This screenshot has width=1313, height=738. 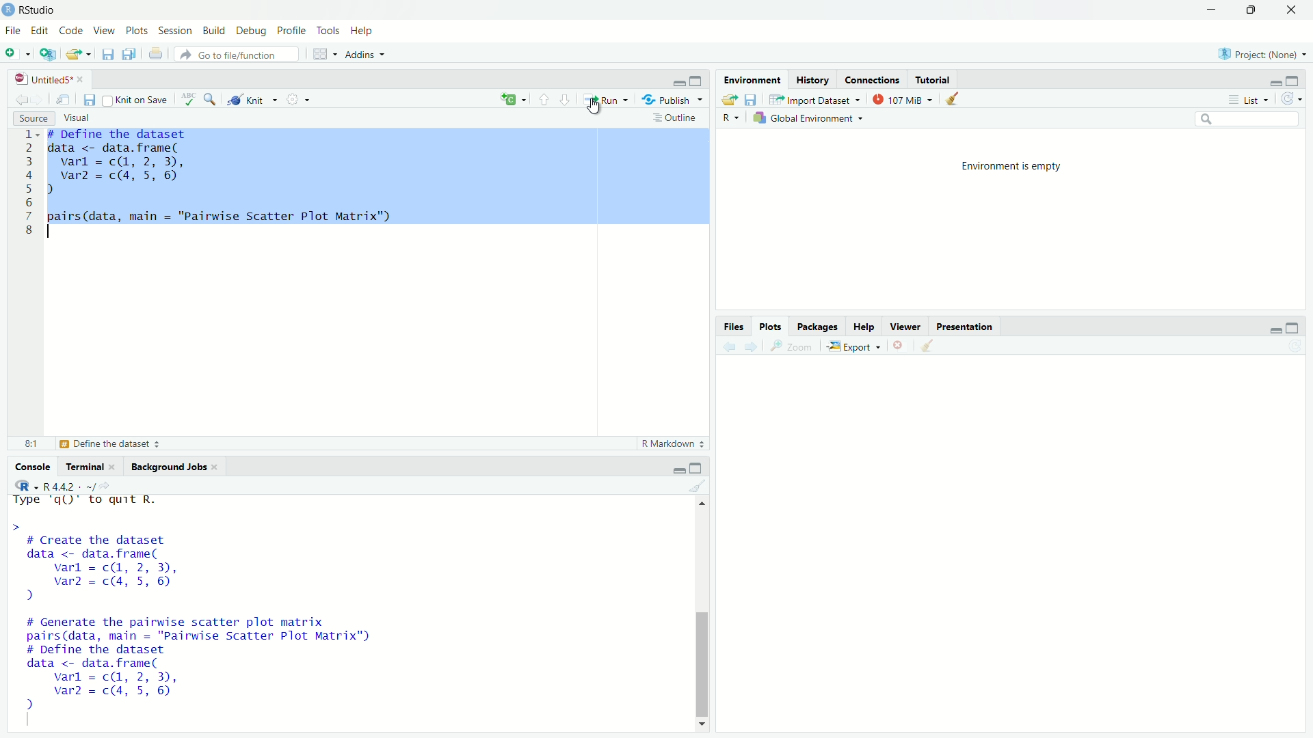 What do you see at coordinates (789, 344) in the screenshot?
I see `Zoom` at bounding box center [789, 344].